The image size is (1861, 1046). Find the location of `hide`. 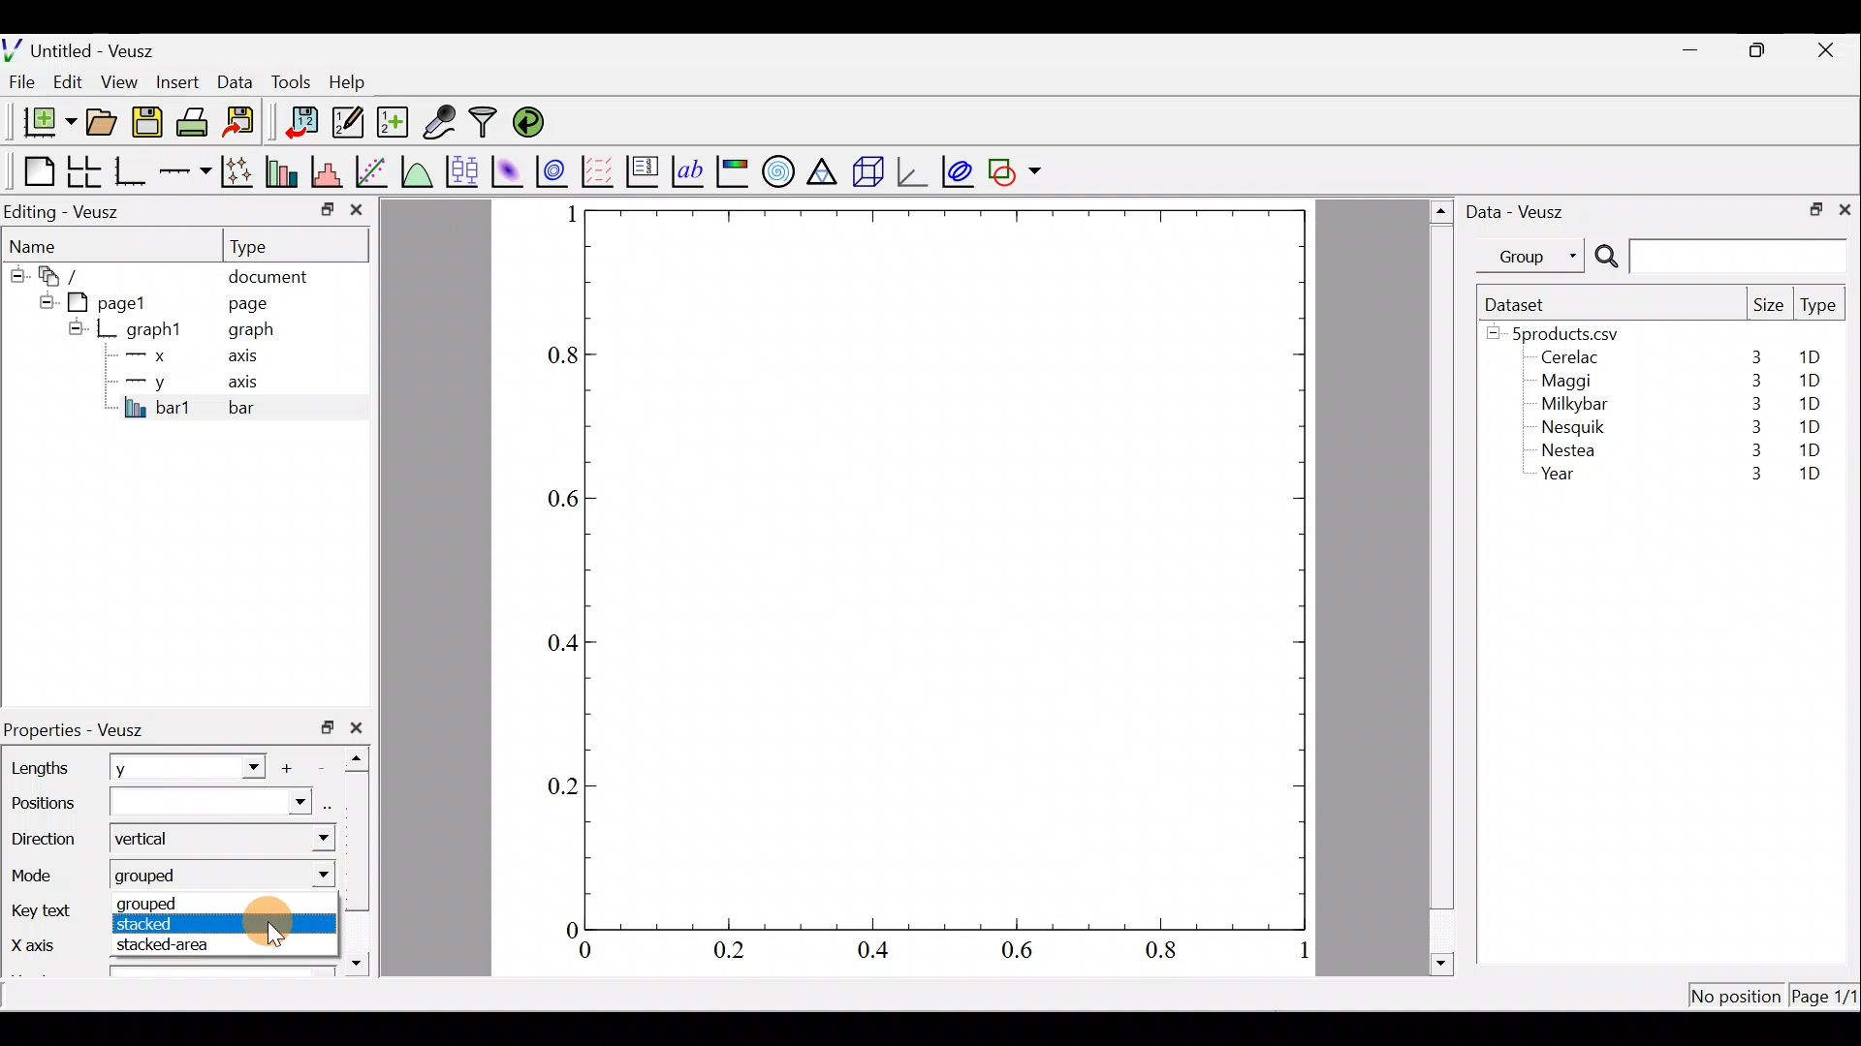

hide is located at coordinates (76, 327).